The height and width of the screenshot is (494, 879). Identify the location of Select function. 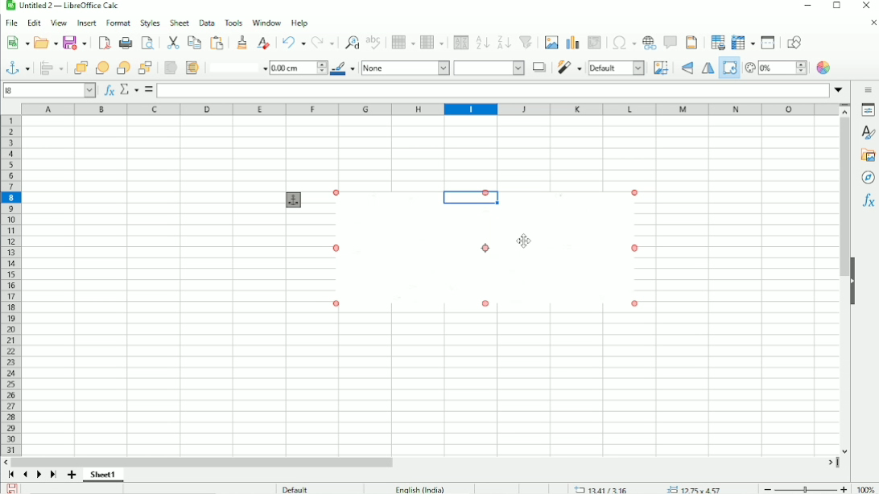
(128, 89).